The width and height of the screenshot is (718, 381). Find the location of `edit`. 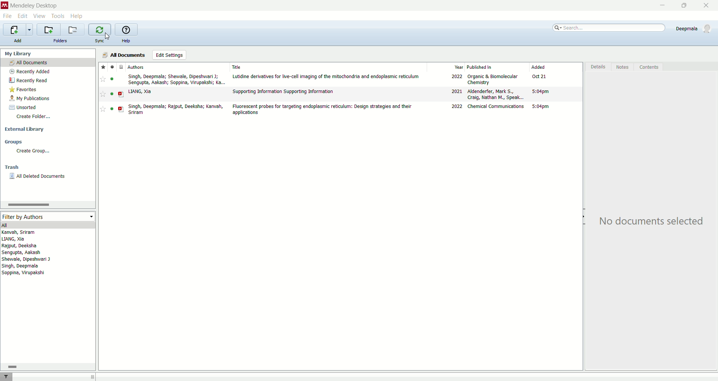

edit is located at coordinates (23, 16).